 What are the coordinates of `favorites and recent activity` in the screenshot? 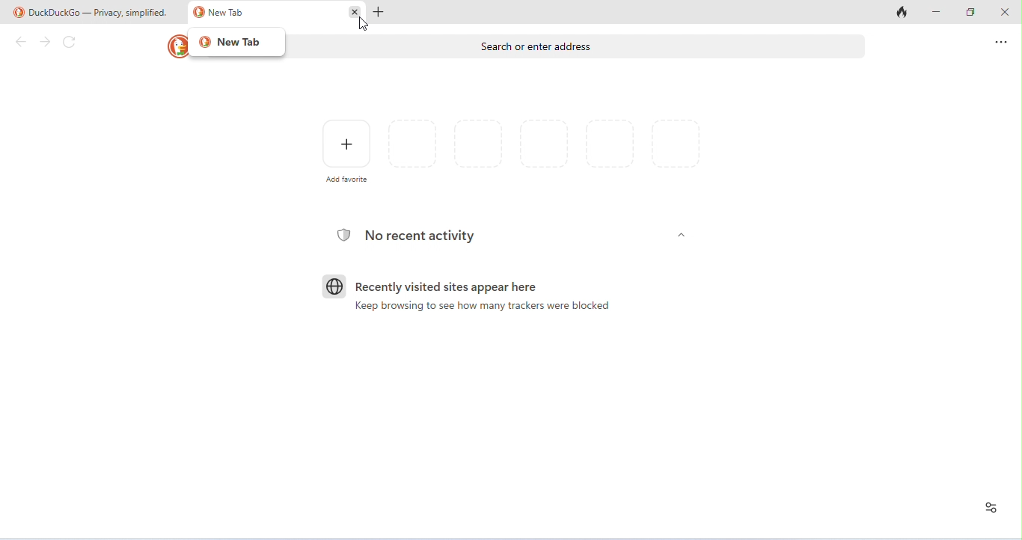 It's located at (992, 507).